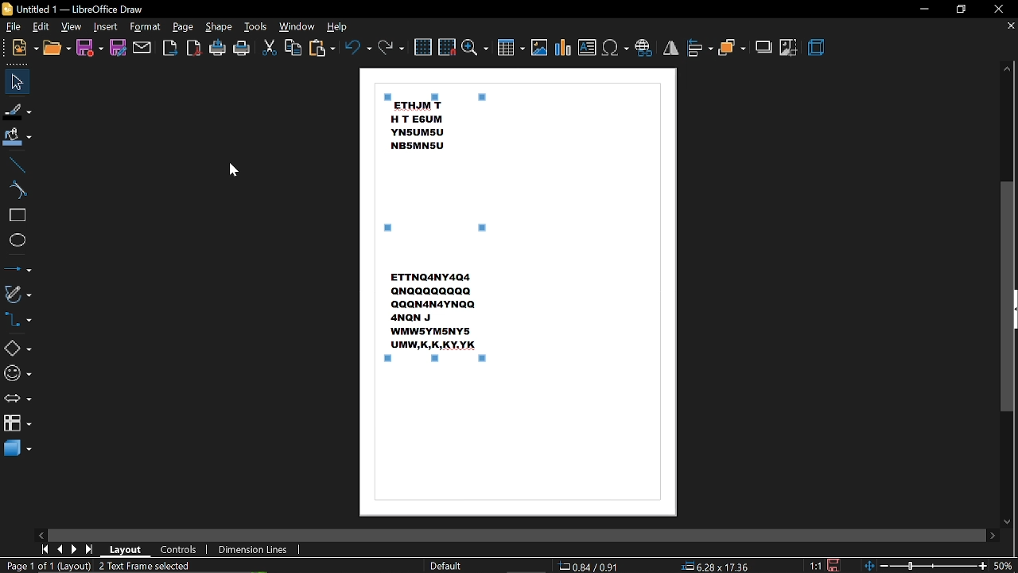  What do you see at coordinates (153, 566) in the screenshot?
I see `2 text frame selected` at bounding box center [153, 566].